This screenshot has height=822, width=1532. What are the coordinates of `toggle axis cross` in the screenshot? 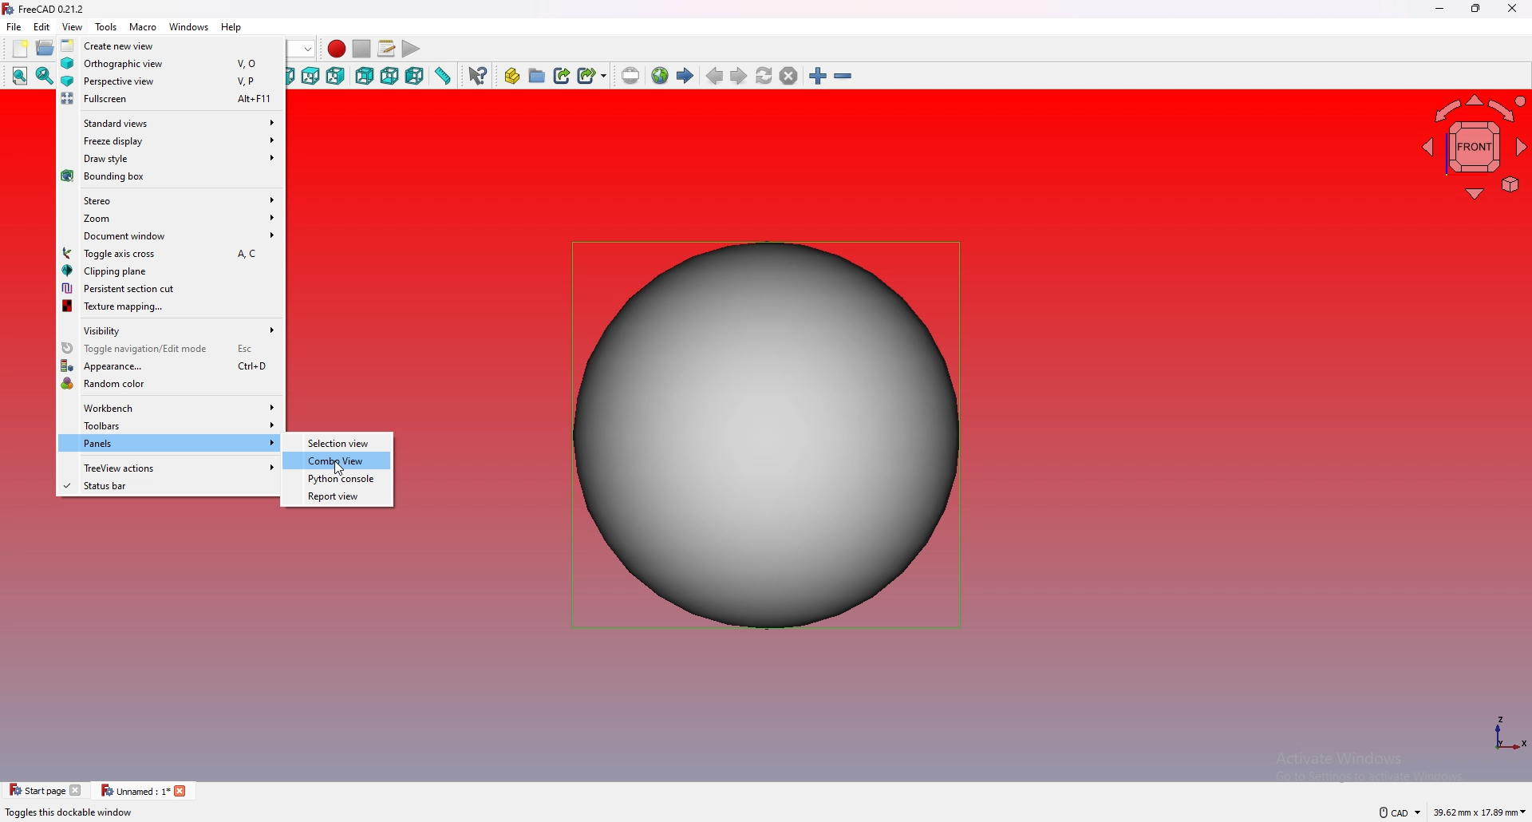 It's located at (171, 253).